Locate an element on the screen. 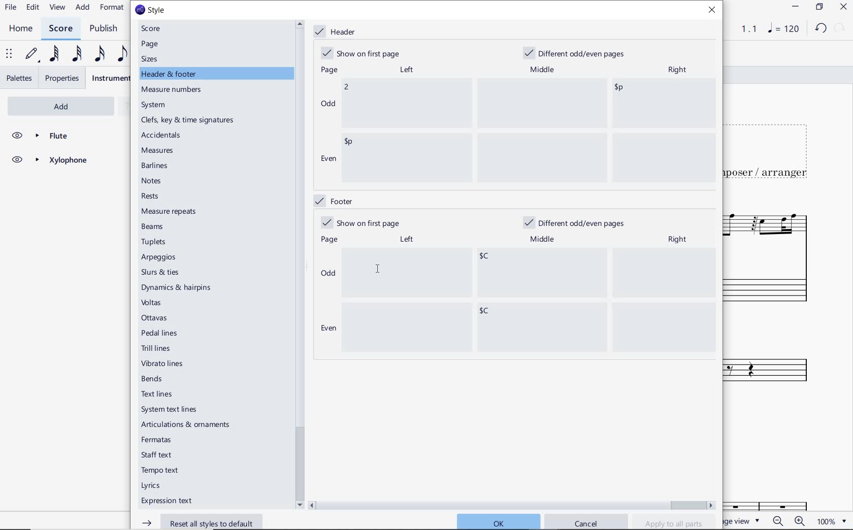  rests is located at coordinates (159, 196).